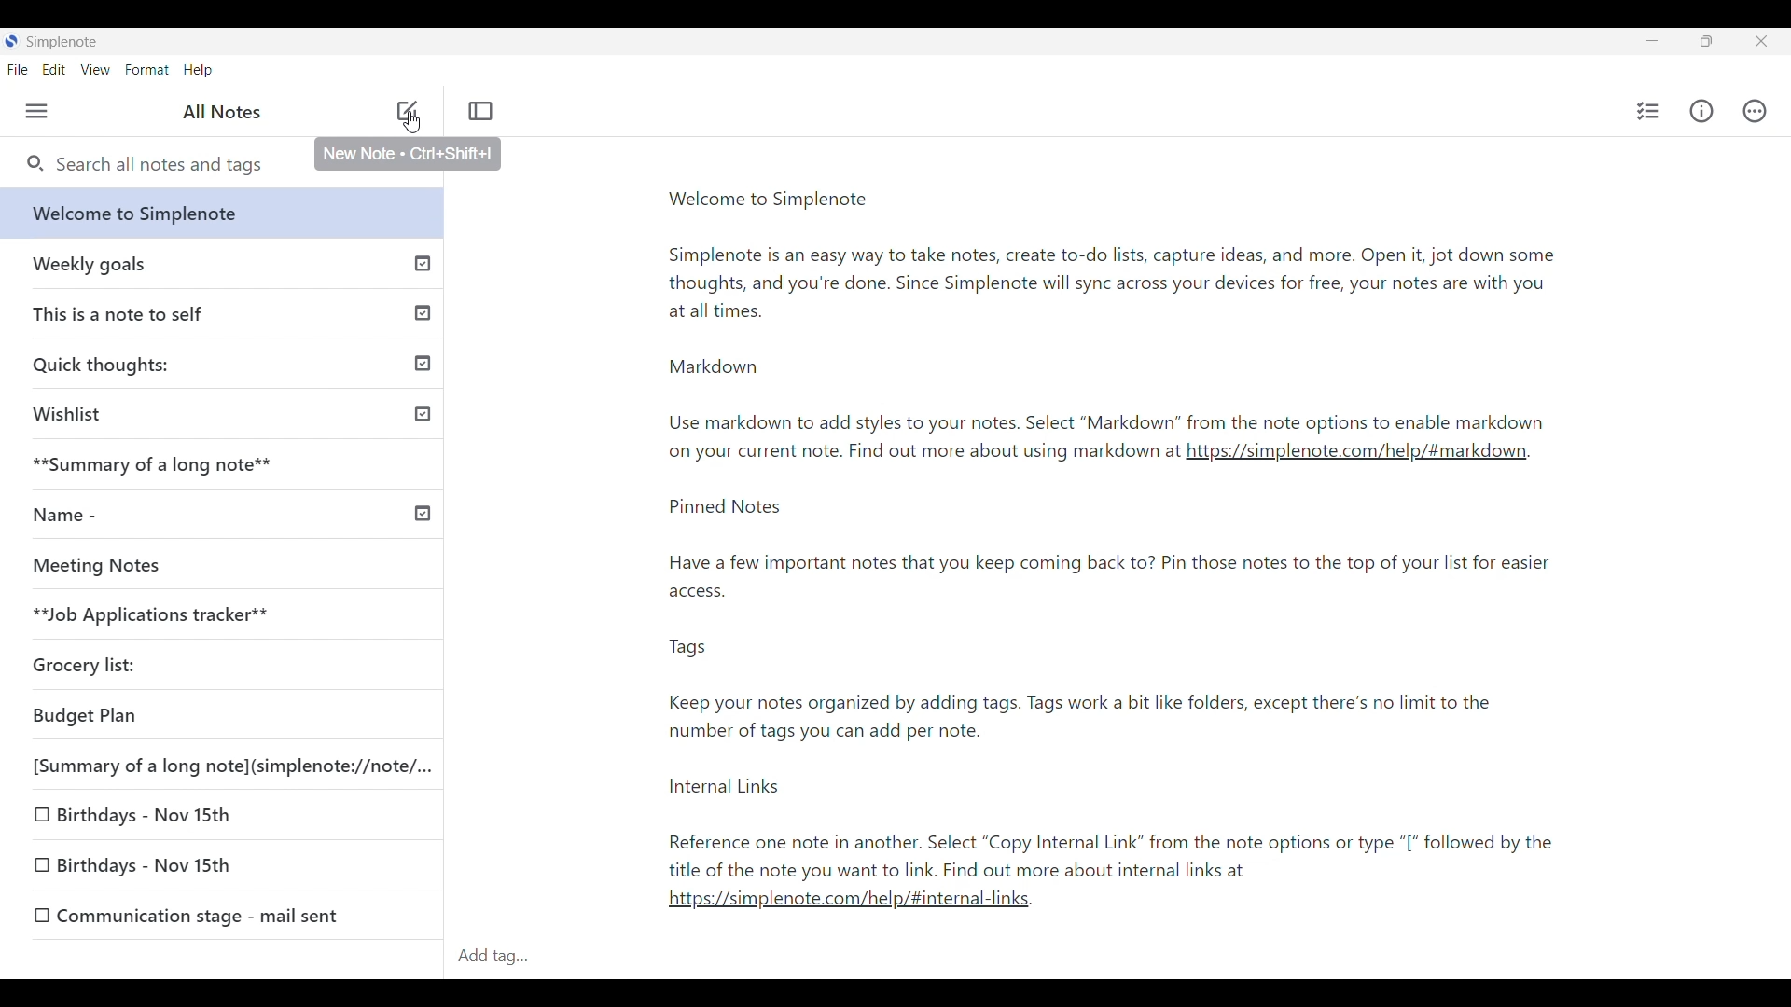 Image resolution: width=1791 pixels, height=1007 pixels. I want to click on File menu, so click(18, 69).